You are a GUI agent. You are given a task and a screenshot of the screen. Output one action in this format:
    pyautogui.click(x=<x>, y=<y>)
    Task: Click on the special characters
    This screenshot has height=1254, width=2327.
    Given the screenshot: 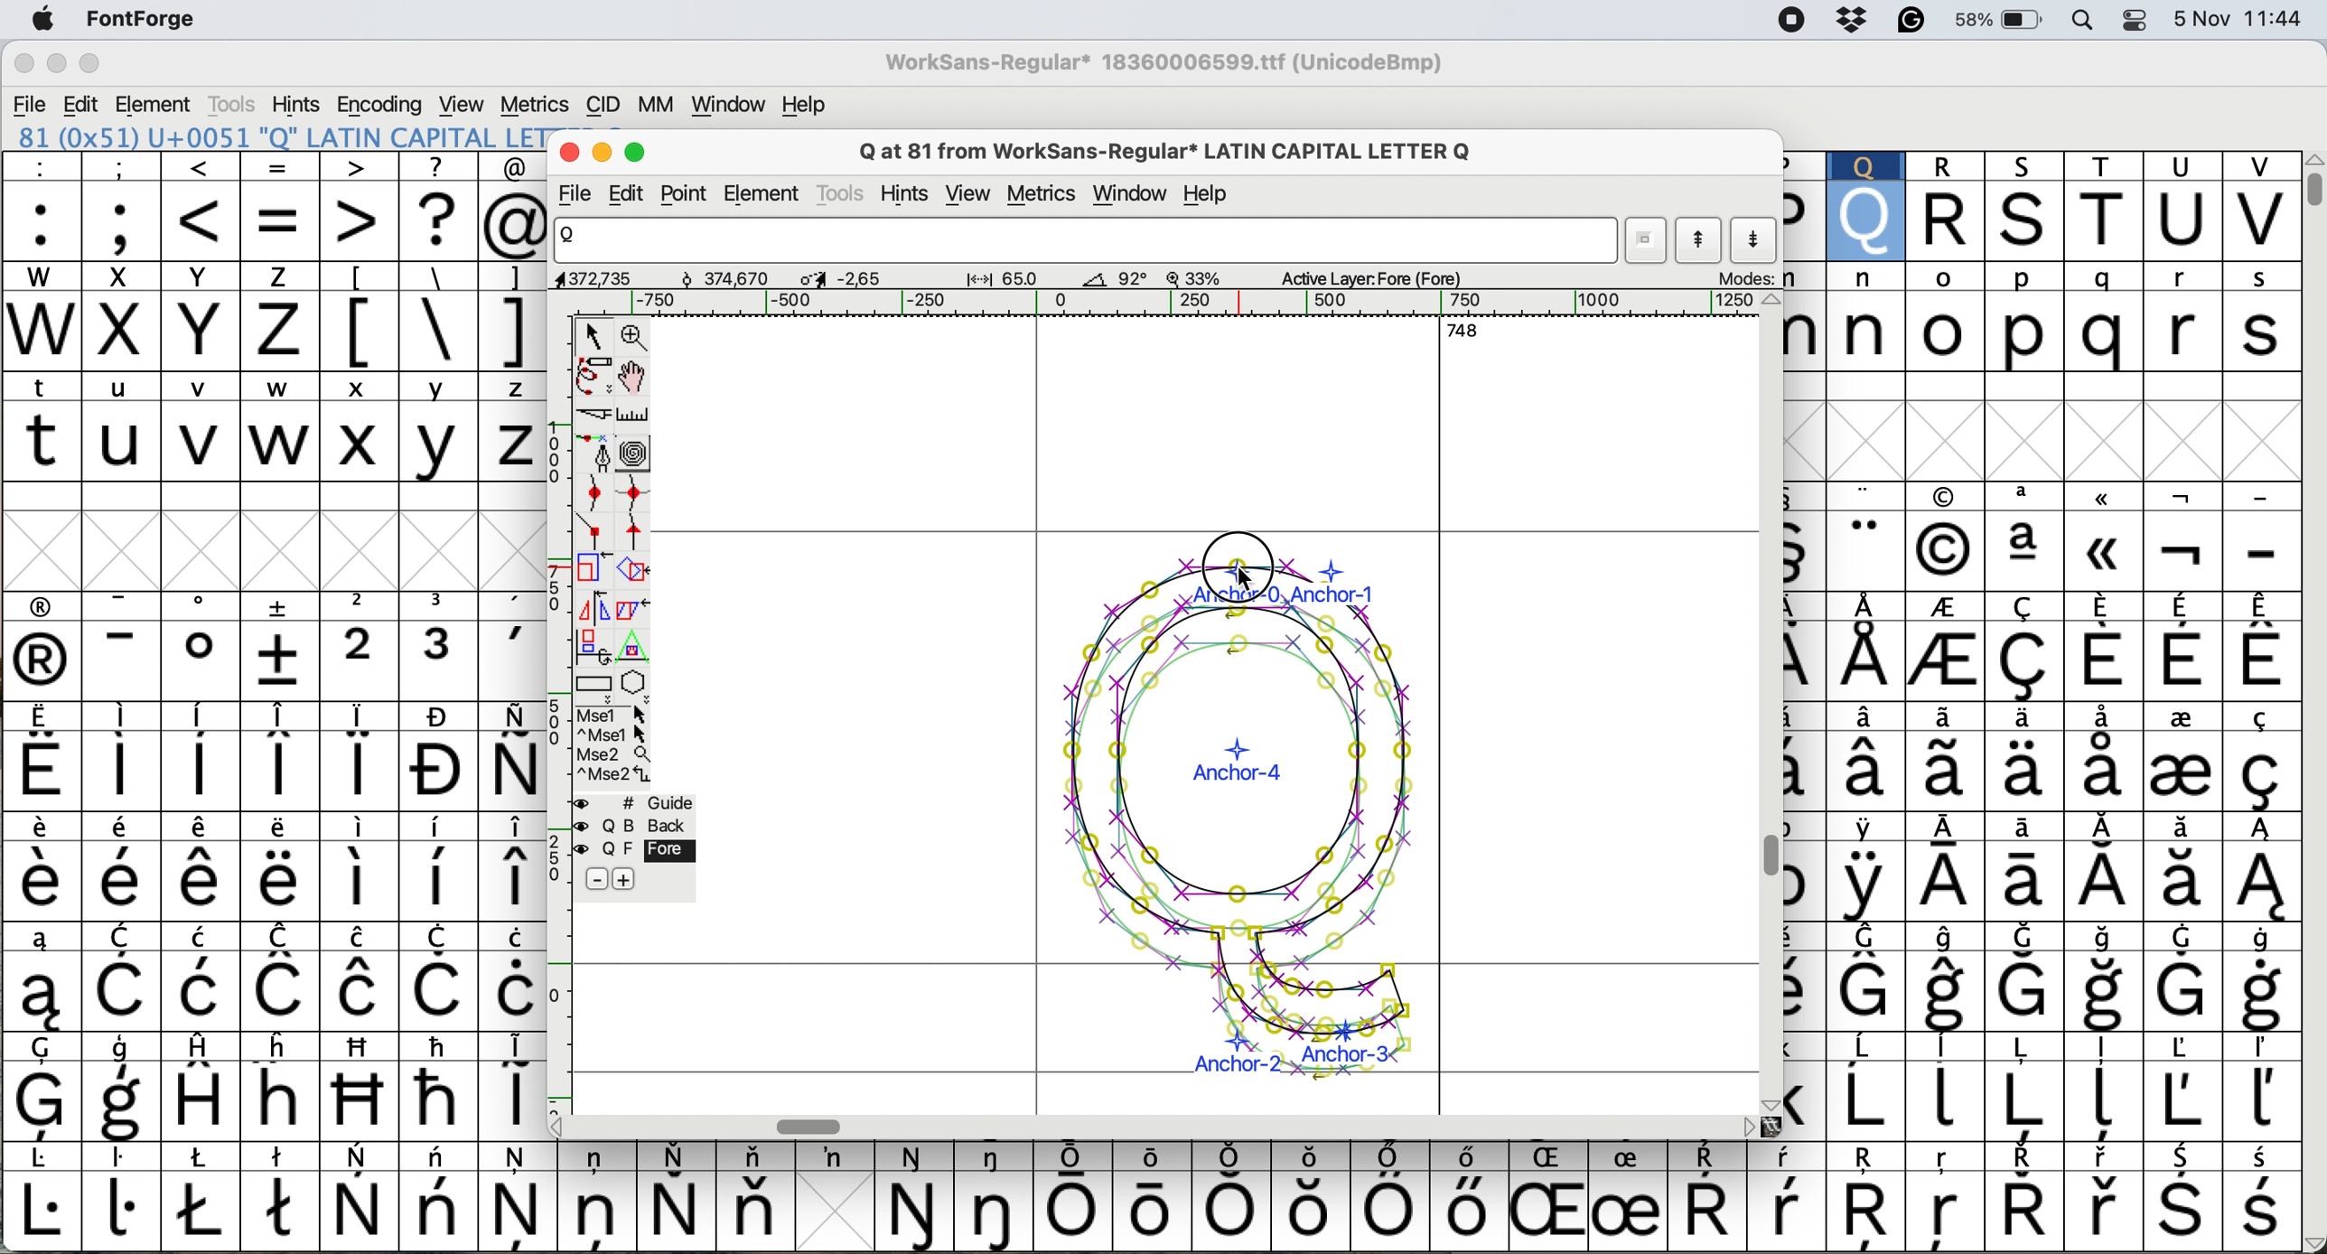 What is the action you would take?
    pyautogui.click(x=274, y=227)
    